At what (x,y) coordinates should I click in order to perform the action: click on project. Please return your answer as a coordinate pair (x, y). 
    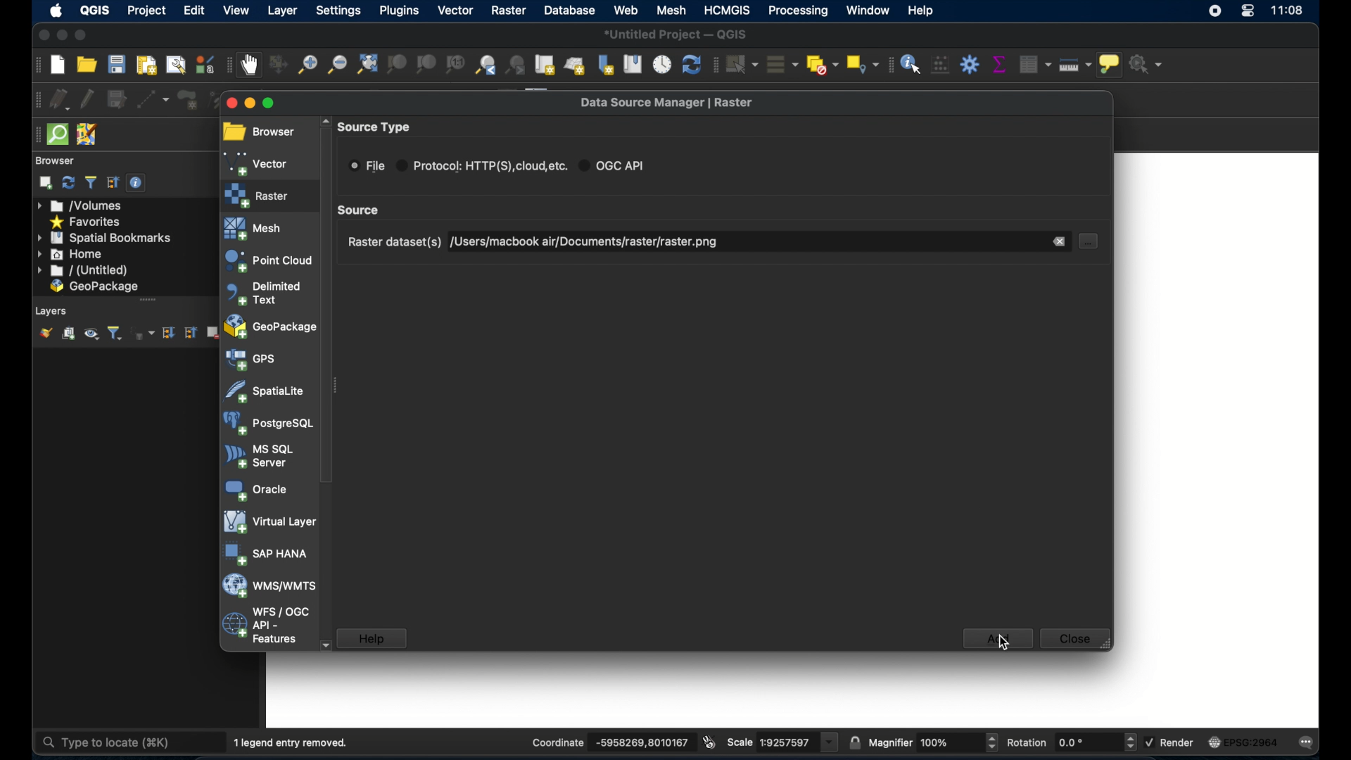
    Looking at the image, I should click on (147, 10).